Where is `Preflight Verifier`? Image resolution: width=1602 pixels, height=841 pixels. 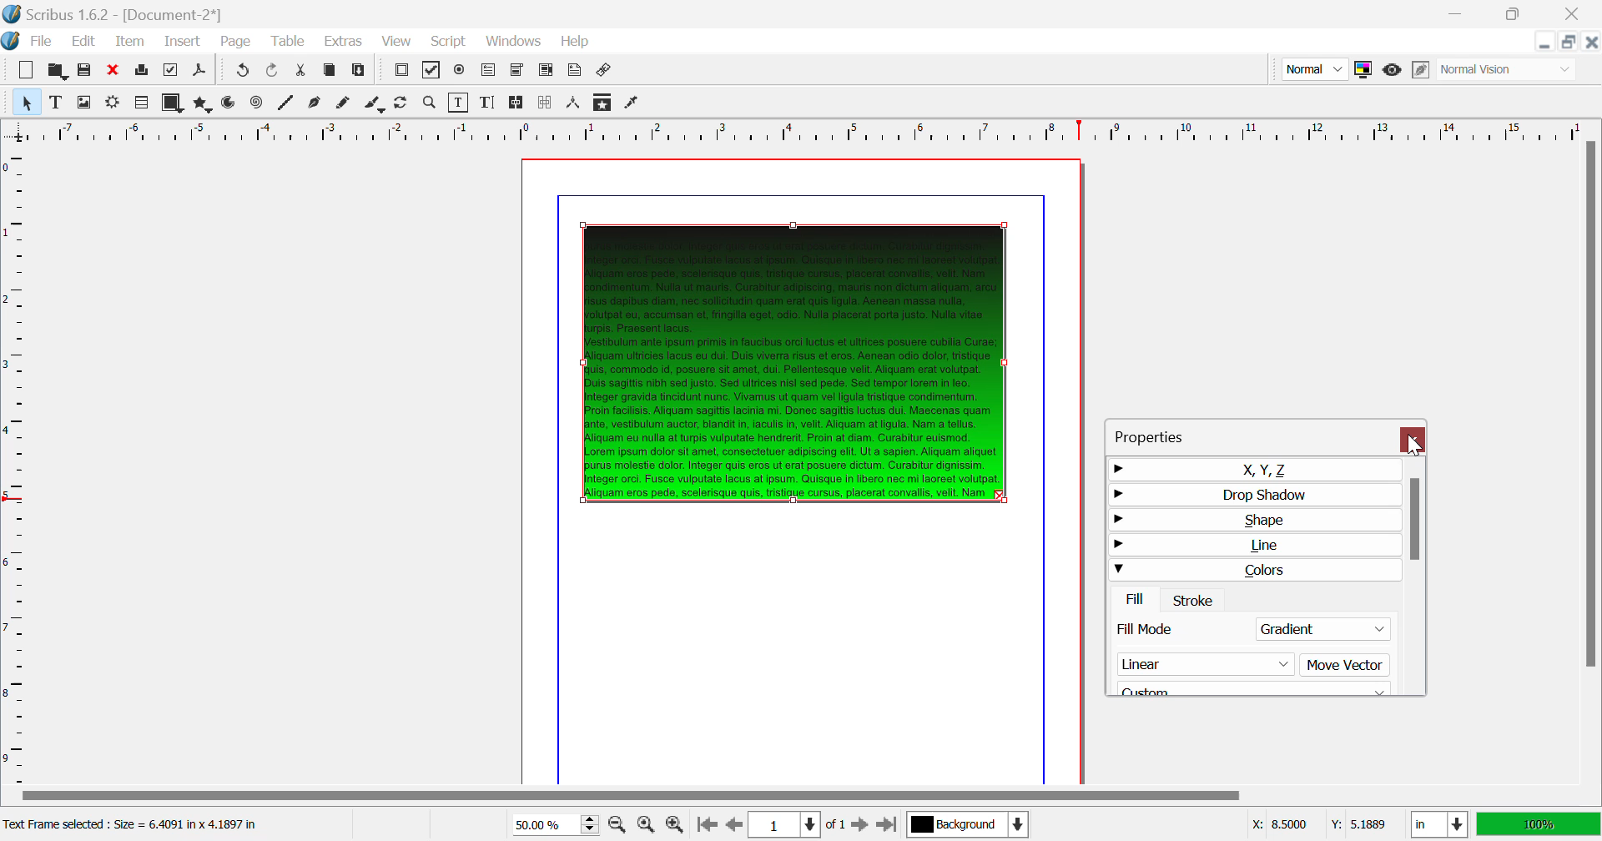 Preflight Verifier is located at coordinates (172, 70).